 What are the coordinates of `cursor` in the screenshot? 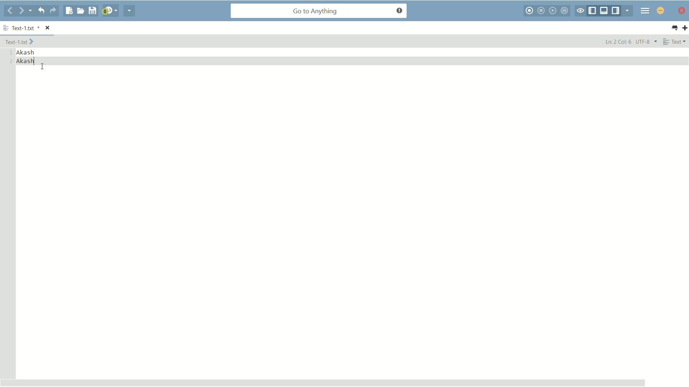 It's located at (42, 67).